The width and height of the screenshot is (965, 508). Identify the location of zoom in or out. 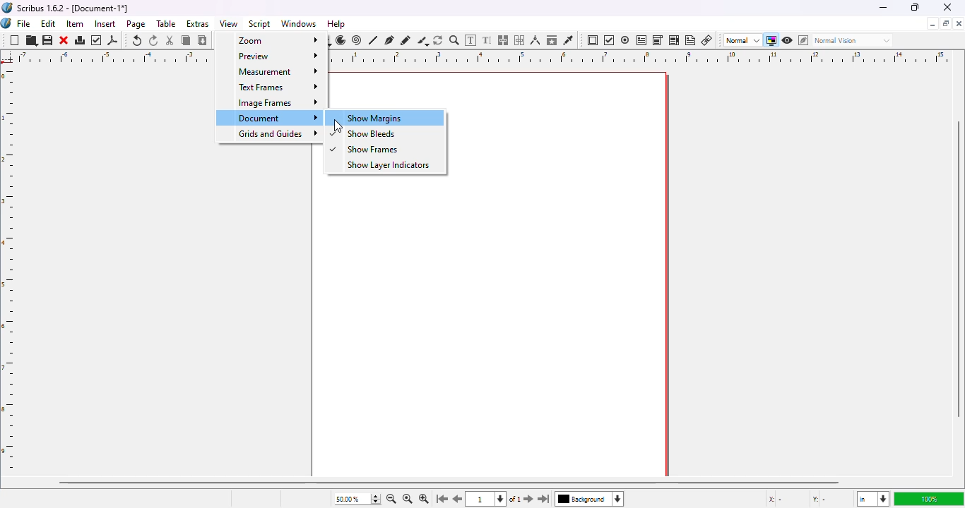
(454, 40).